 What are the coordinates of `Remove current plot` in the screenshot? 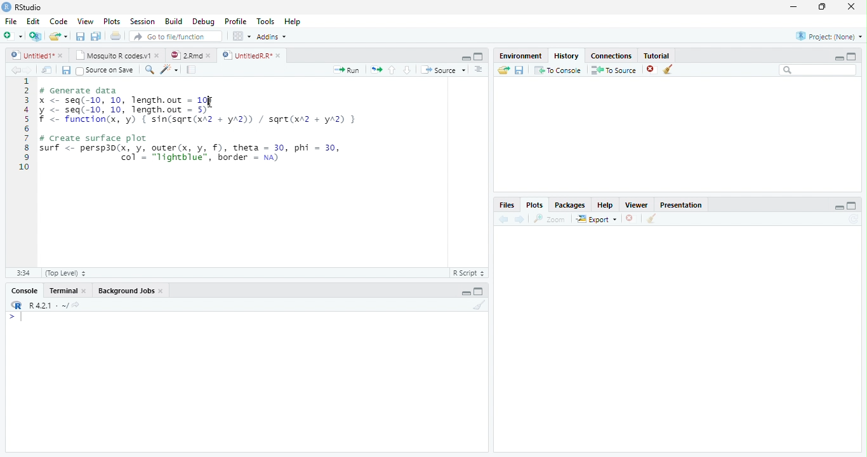 It's located at (632, 218).